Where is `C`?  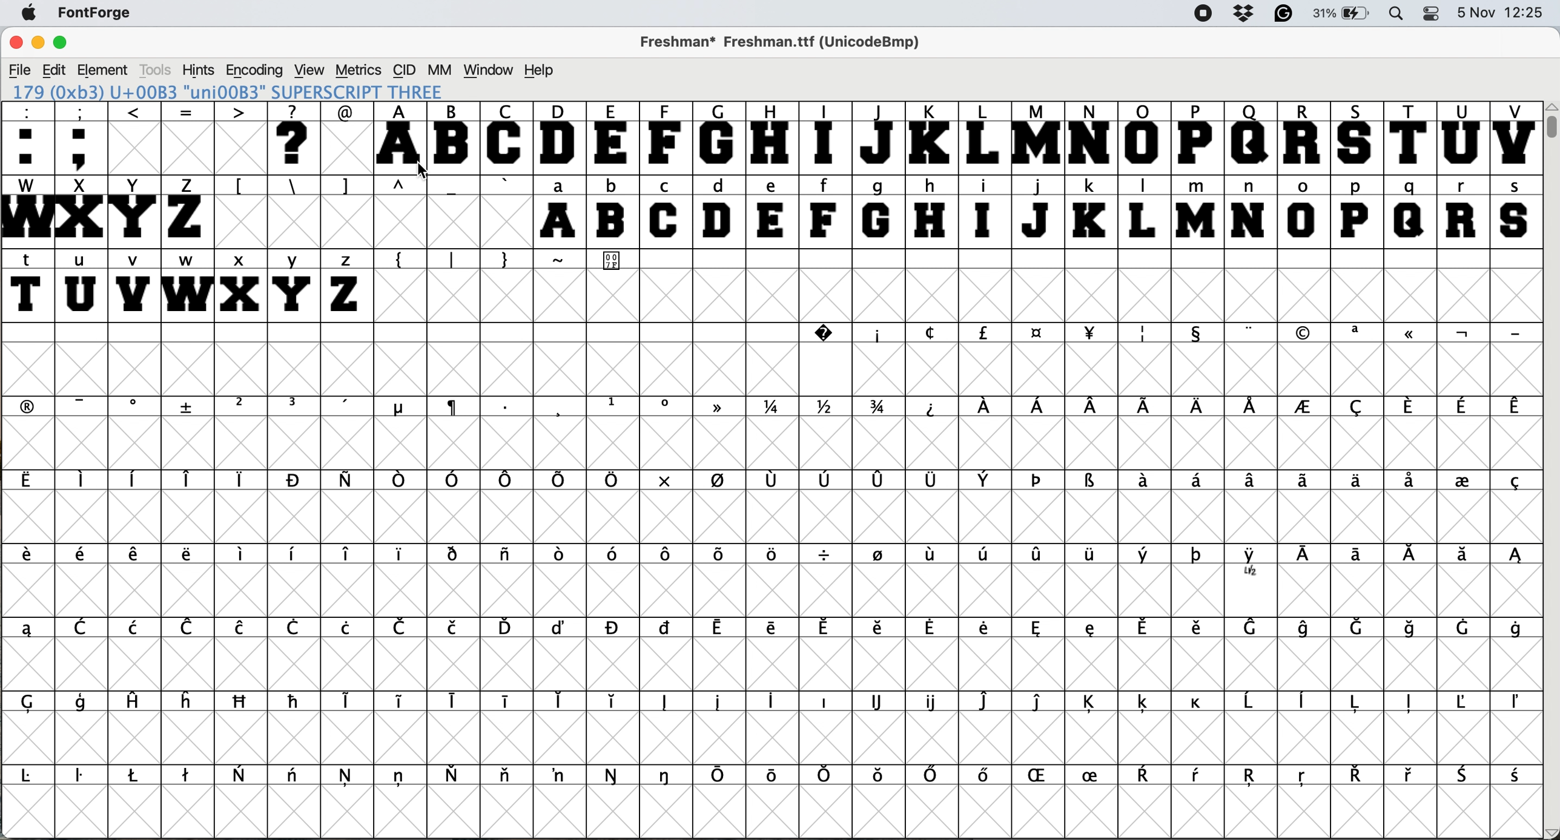
C is located at coordinates (507, 137).